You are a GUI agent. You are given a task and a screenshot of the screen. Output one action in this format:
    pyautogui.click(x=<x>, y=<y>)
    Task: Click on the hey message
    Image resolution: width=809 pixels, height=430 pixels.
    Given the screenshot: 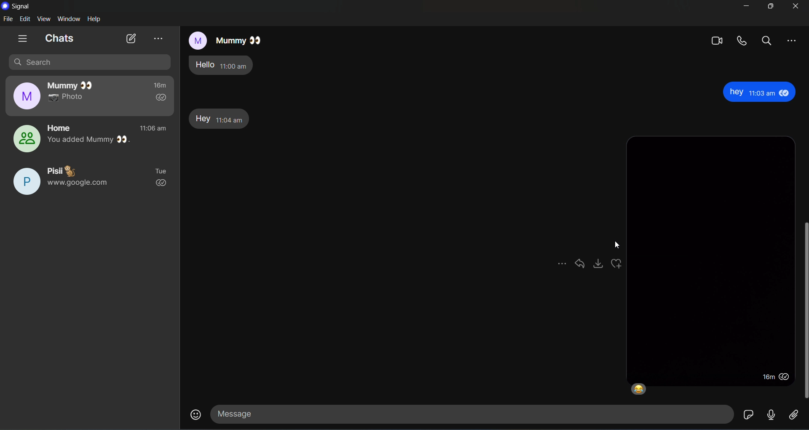 What is the action you would take?
    pyautogui.click(x=219, y=118)
    